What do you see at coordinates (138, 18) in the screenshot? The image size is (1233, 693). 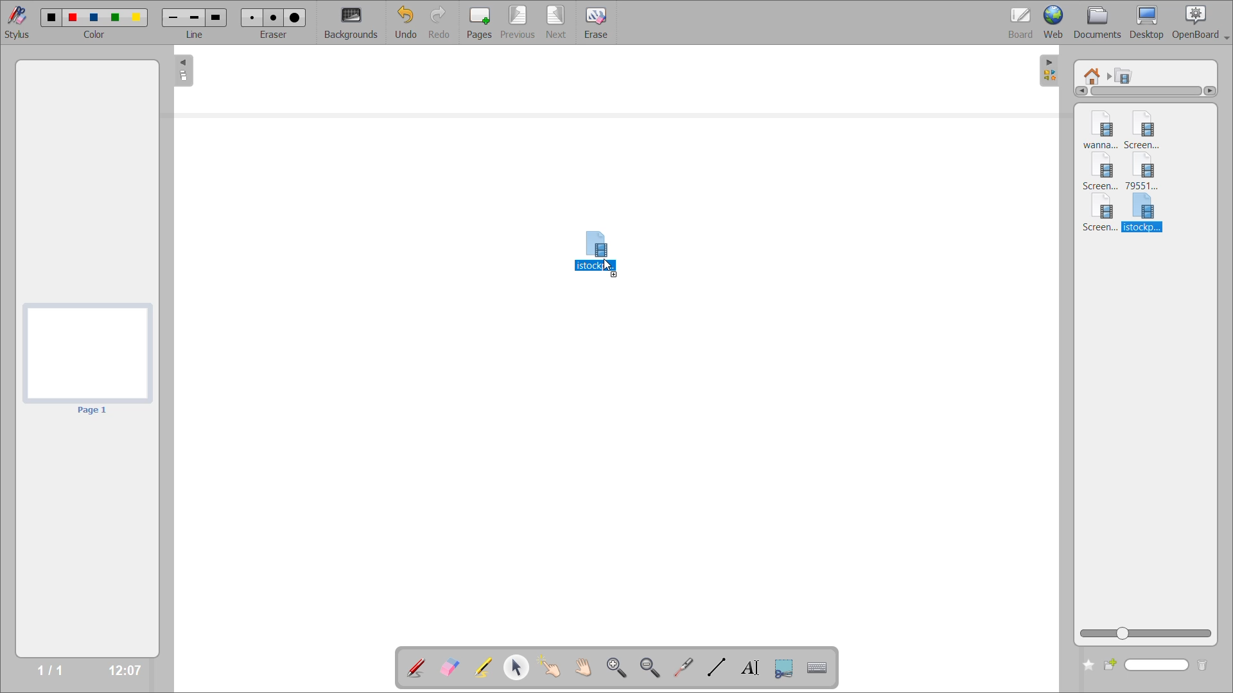 I see `color 5` at bounding box center [138, 18].